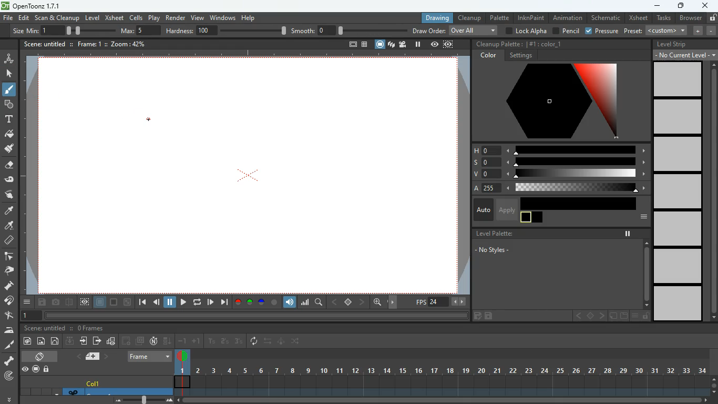 The width and height of the screenshot is (718, 404). What do you see at coordinates (506, 209) in the screenshot?
I see `apply` at bounding box center [506, 209].